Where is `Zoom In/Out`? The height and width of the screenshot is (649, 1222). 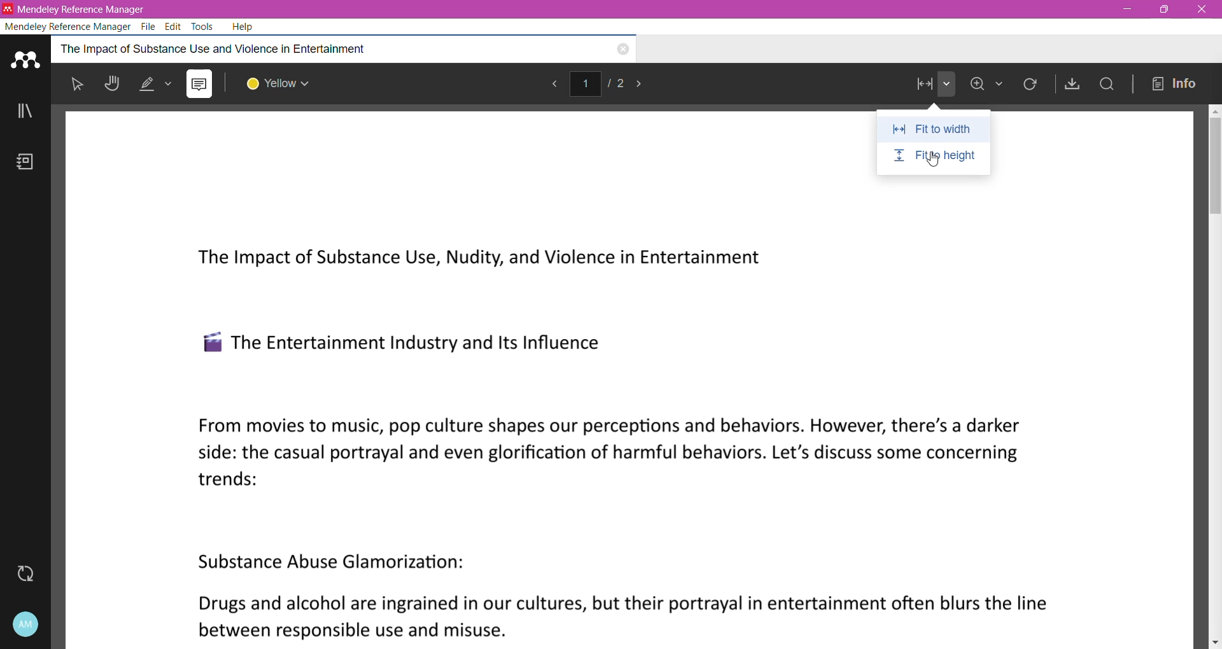 Zoom In/Out is located at coordinates (992, 85).